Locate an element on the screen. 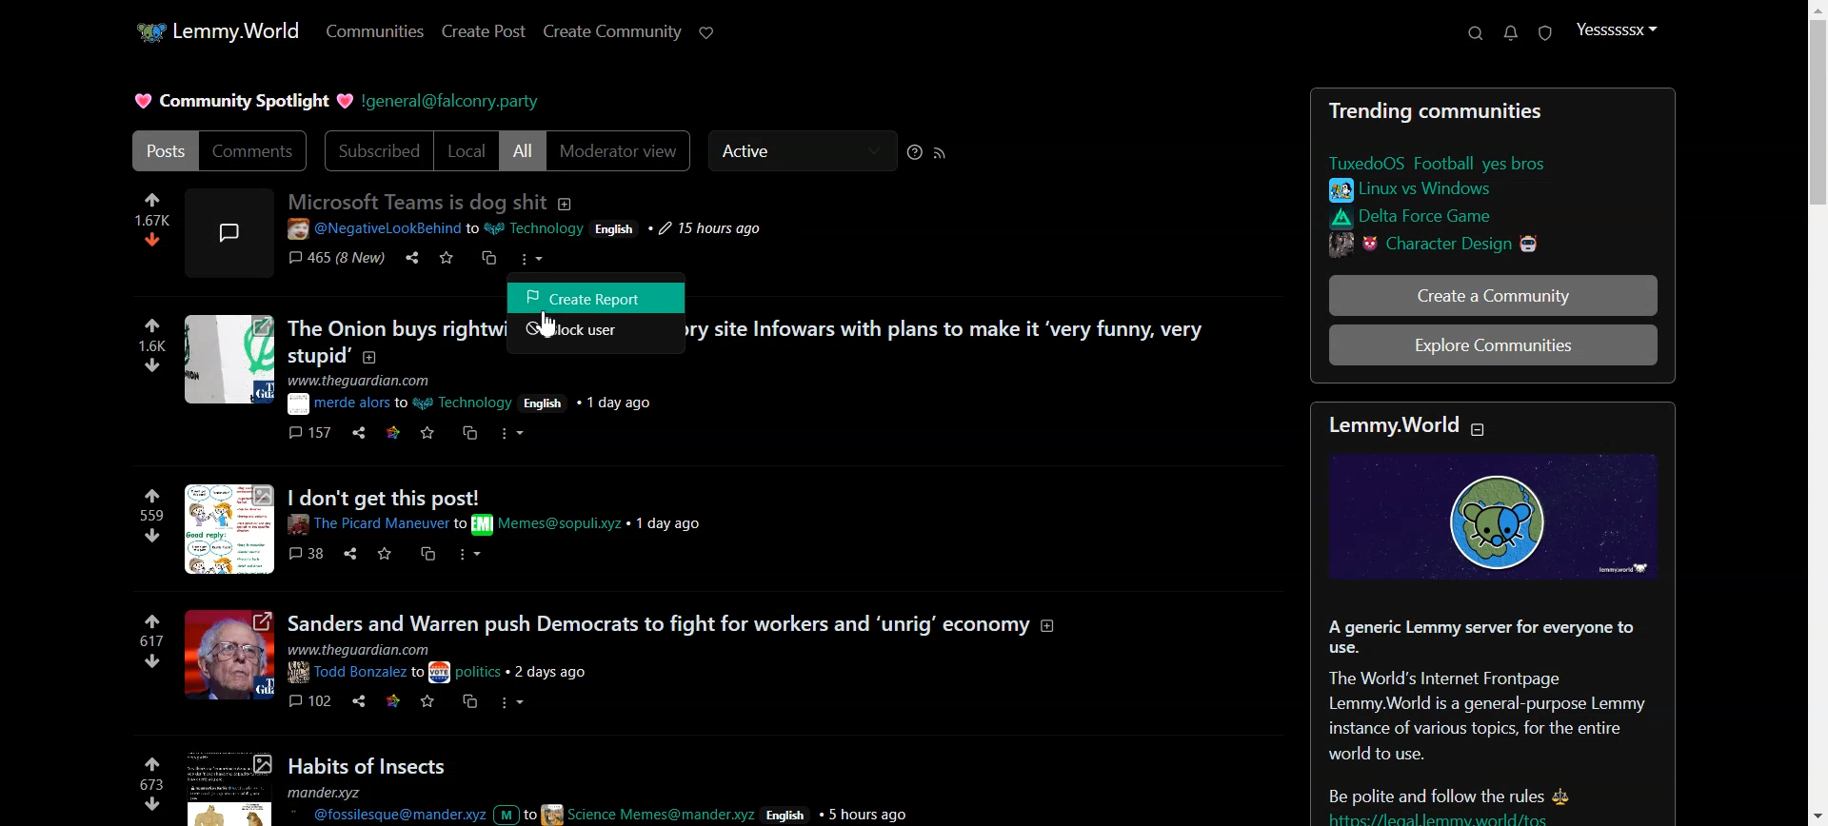  link is located at coordinates (397, 433).